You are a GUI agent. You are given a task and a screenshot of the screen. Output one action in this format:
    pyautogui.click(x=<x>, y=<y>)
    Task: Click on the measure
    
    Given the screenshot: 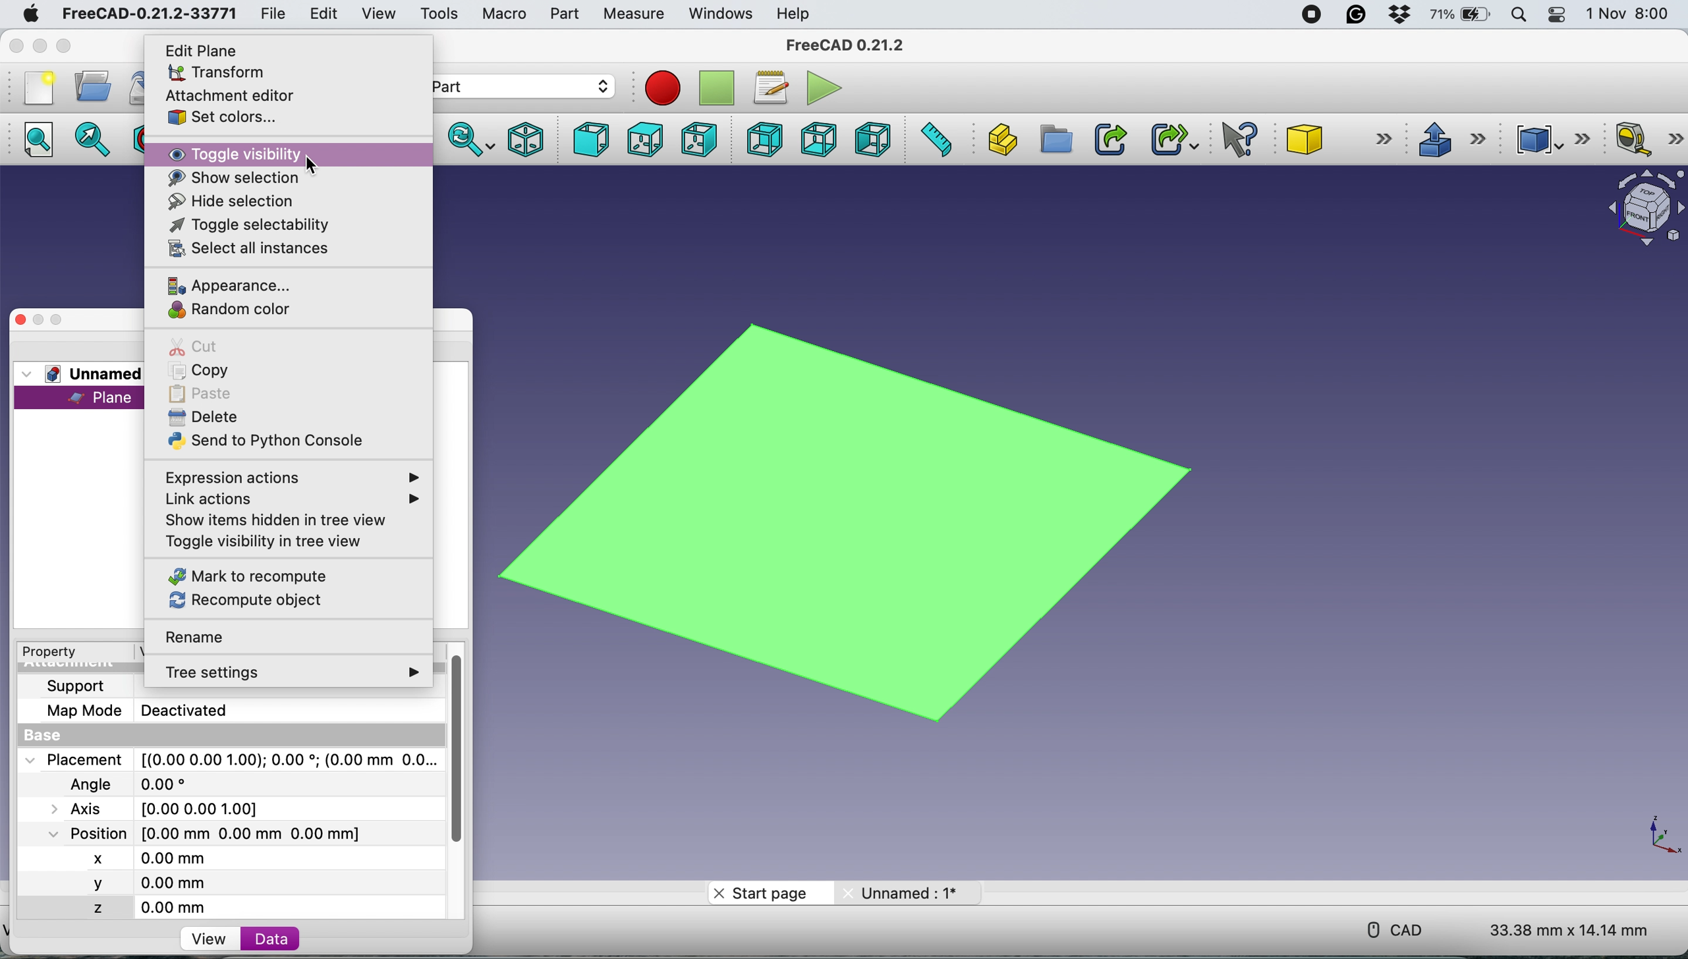 What is the action you would take?
    pyautogui.click(x=638, y=13)
    